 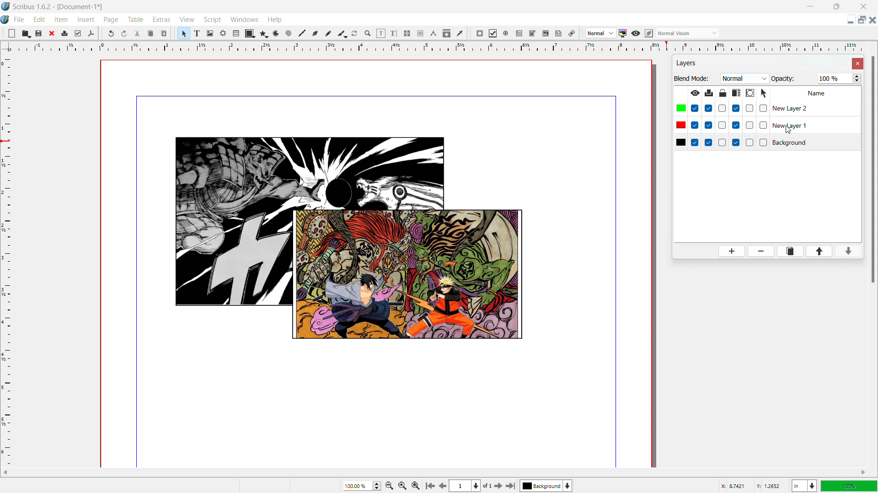 I want to click on Opacity, so click(x=783, y=78).